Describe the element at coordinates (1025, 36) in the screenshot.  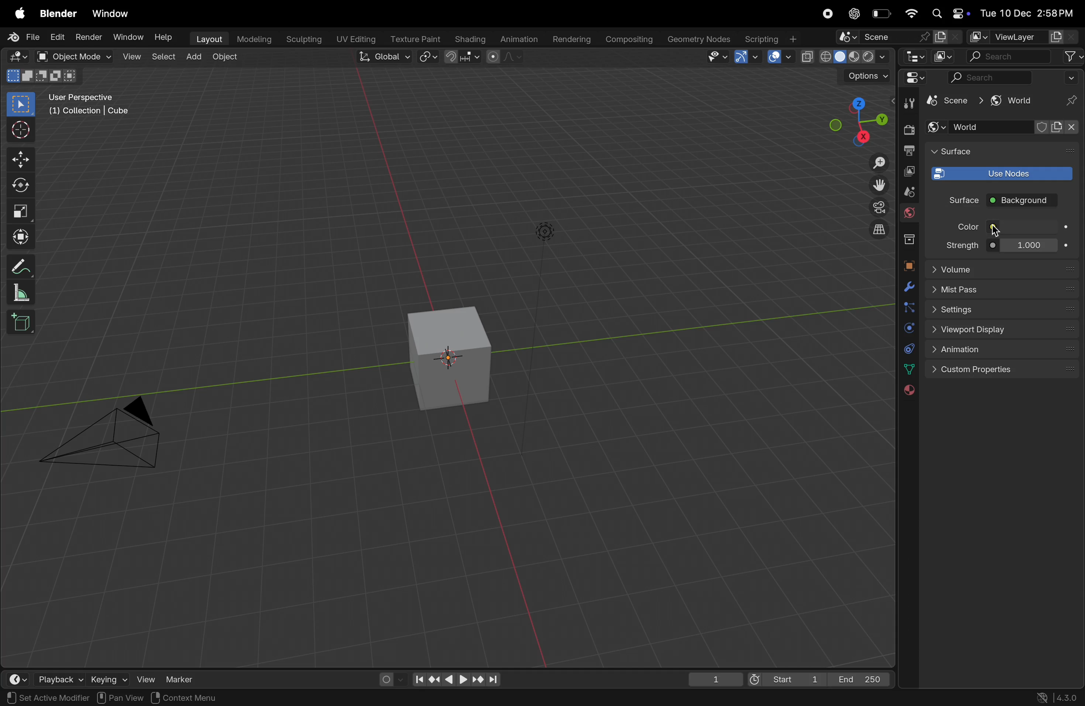
I see `View layer` at that location.